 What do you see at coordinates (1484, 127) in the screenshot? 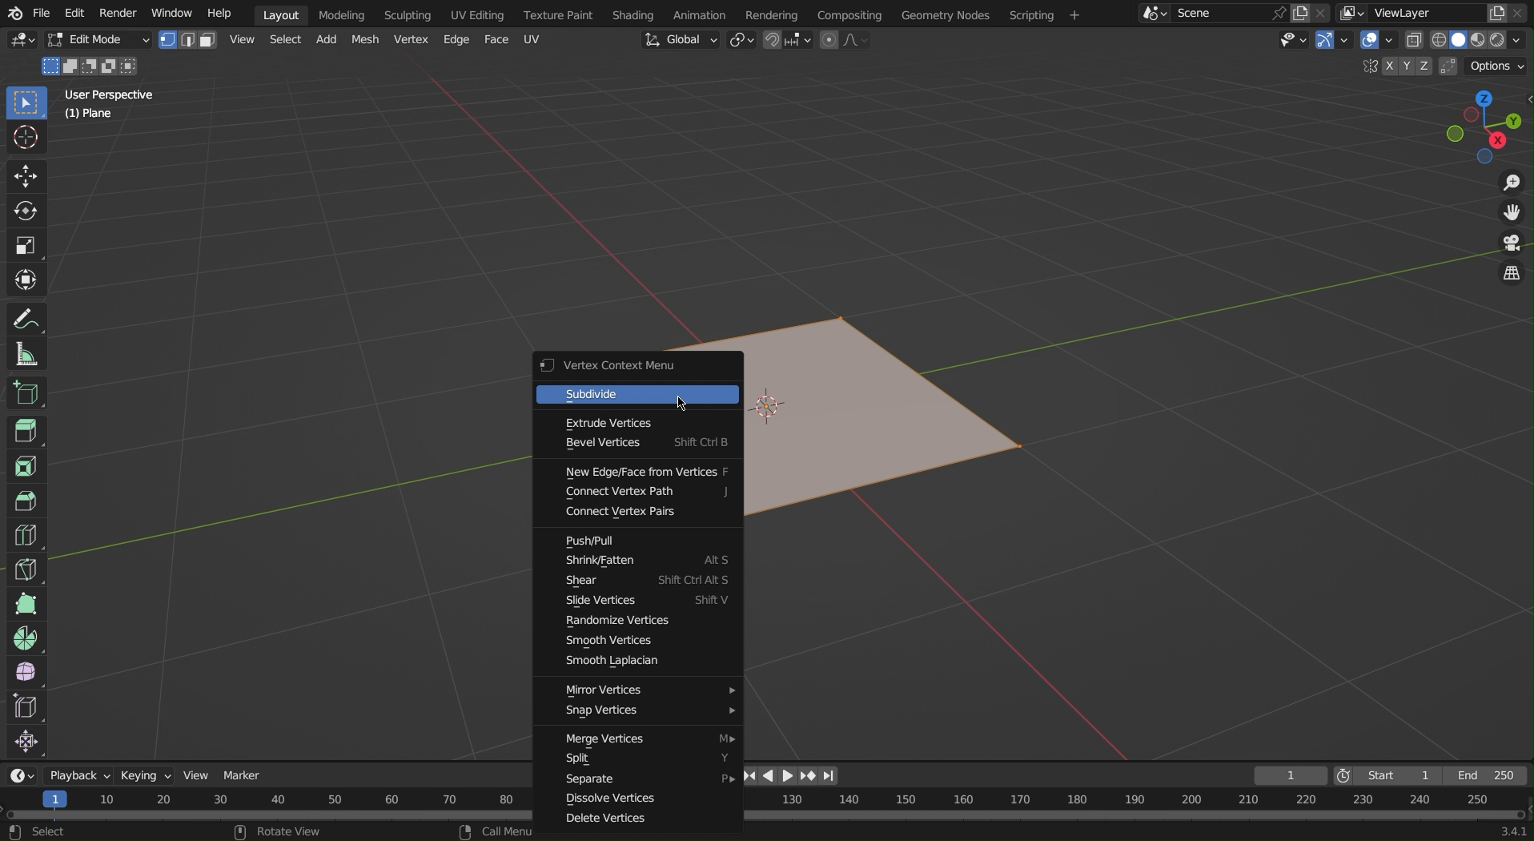
I see `Viewport` at bounding box center [1484, 127].